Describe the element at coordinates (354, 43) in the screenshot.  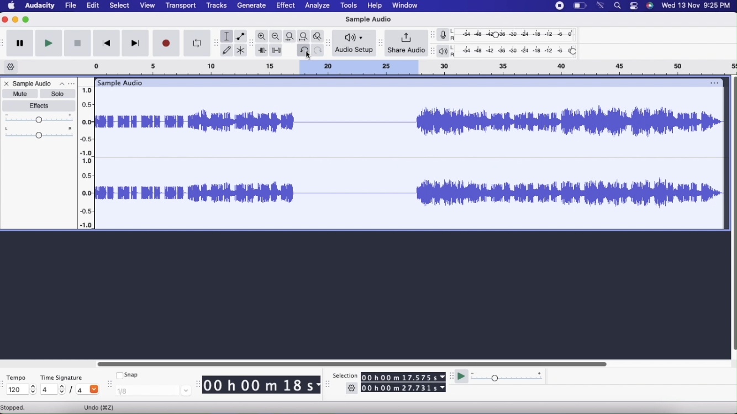
I see `Audio setup` at that location.